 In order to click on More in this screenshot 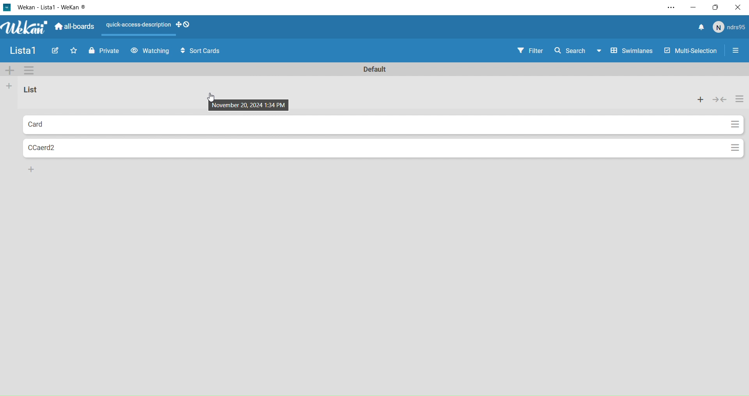, I will do `click(10, 70)`.